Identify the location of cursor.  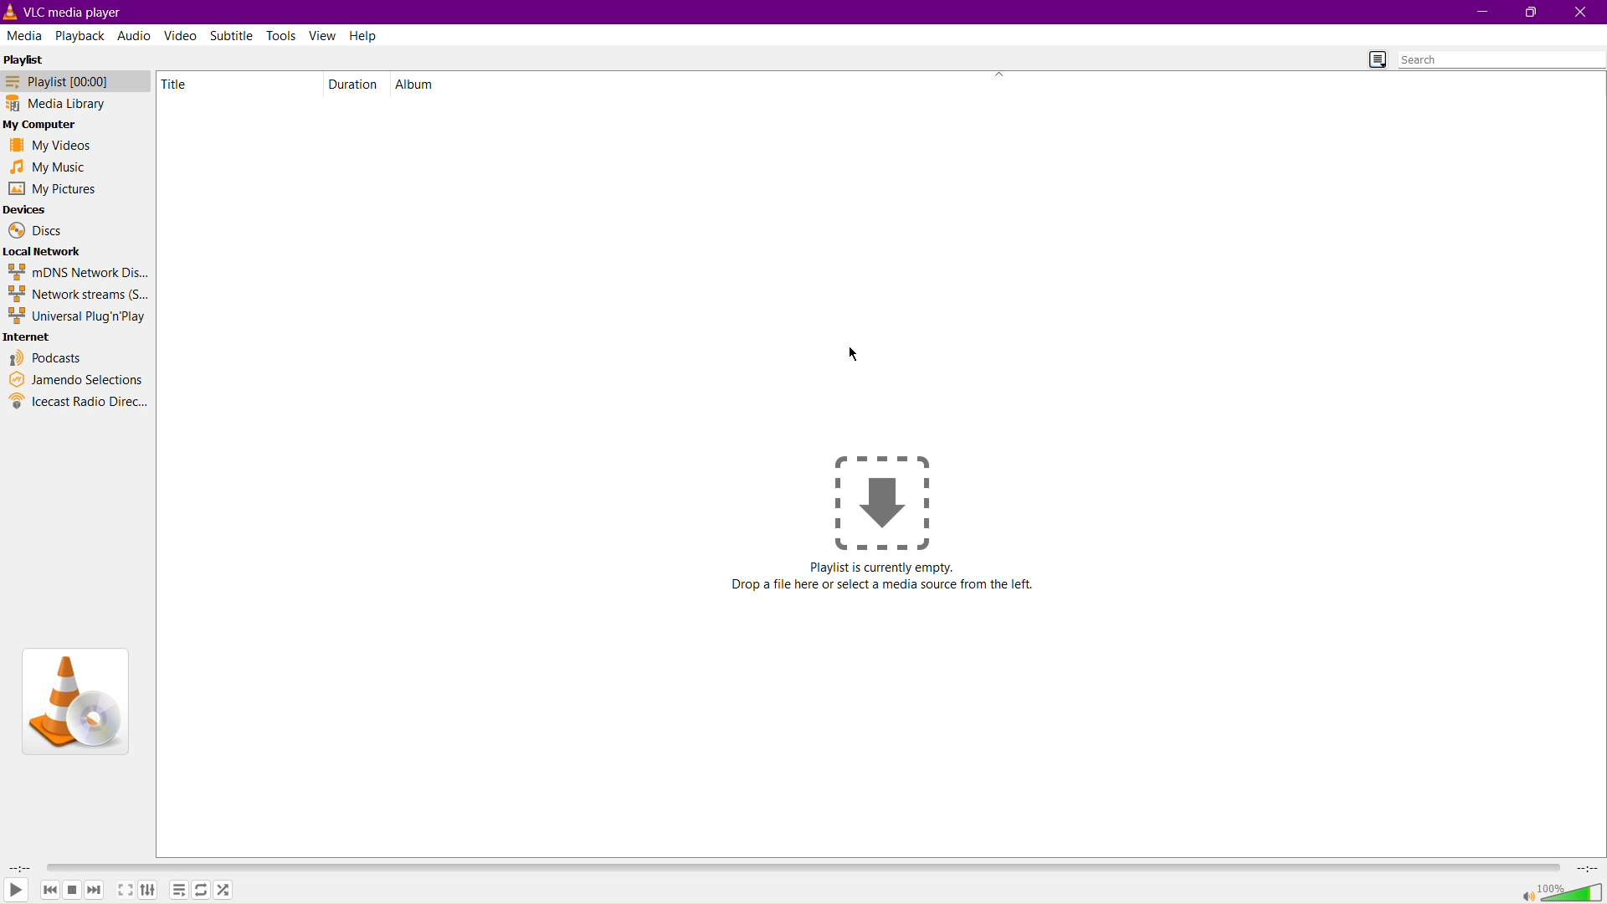
(854, 353).